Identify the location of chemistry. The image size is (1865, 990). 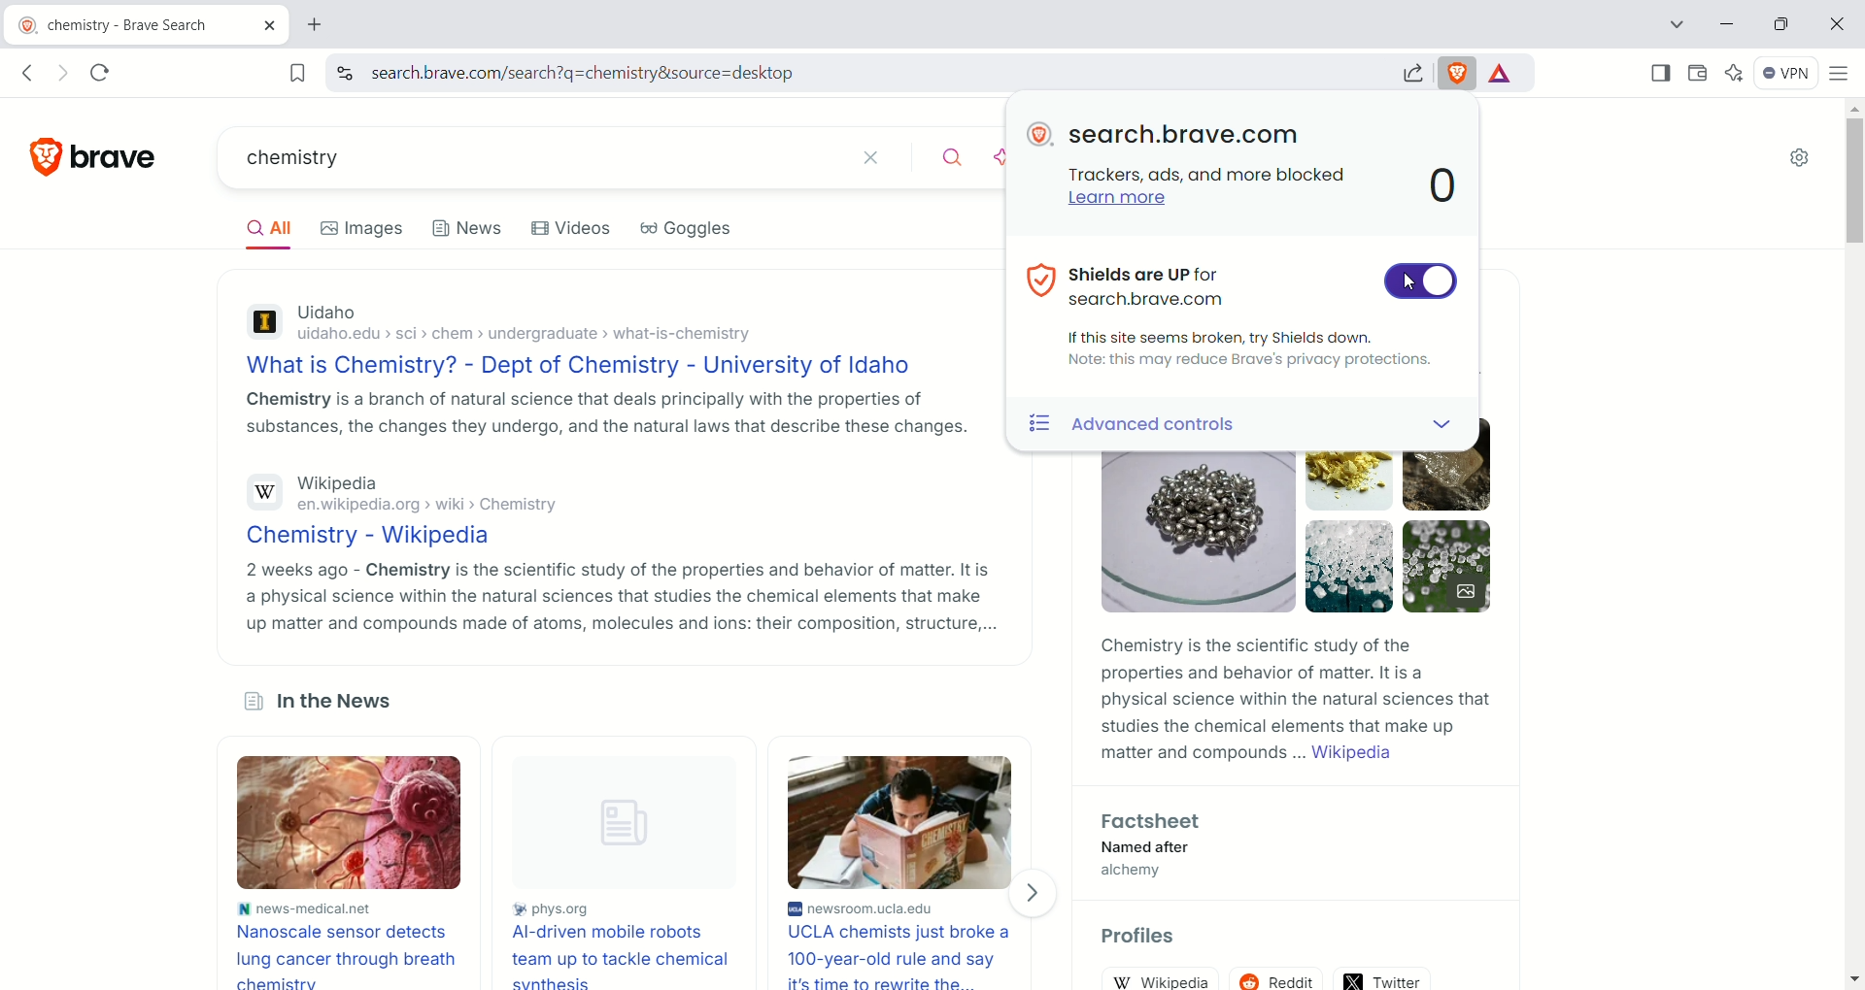
(533, 155).